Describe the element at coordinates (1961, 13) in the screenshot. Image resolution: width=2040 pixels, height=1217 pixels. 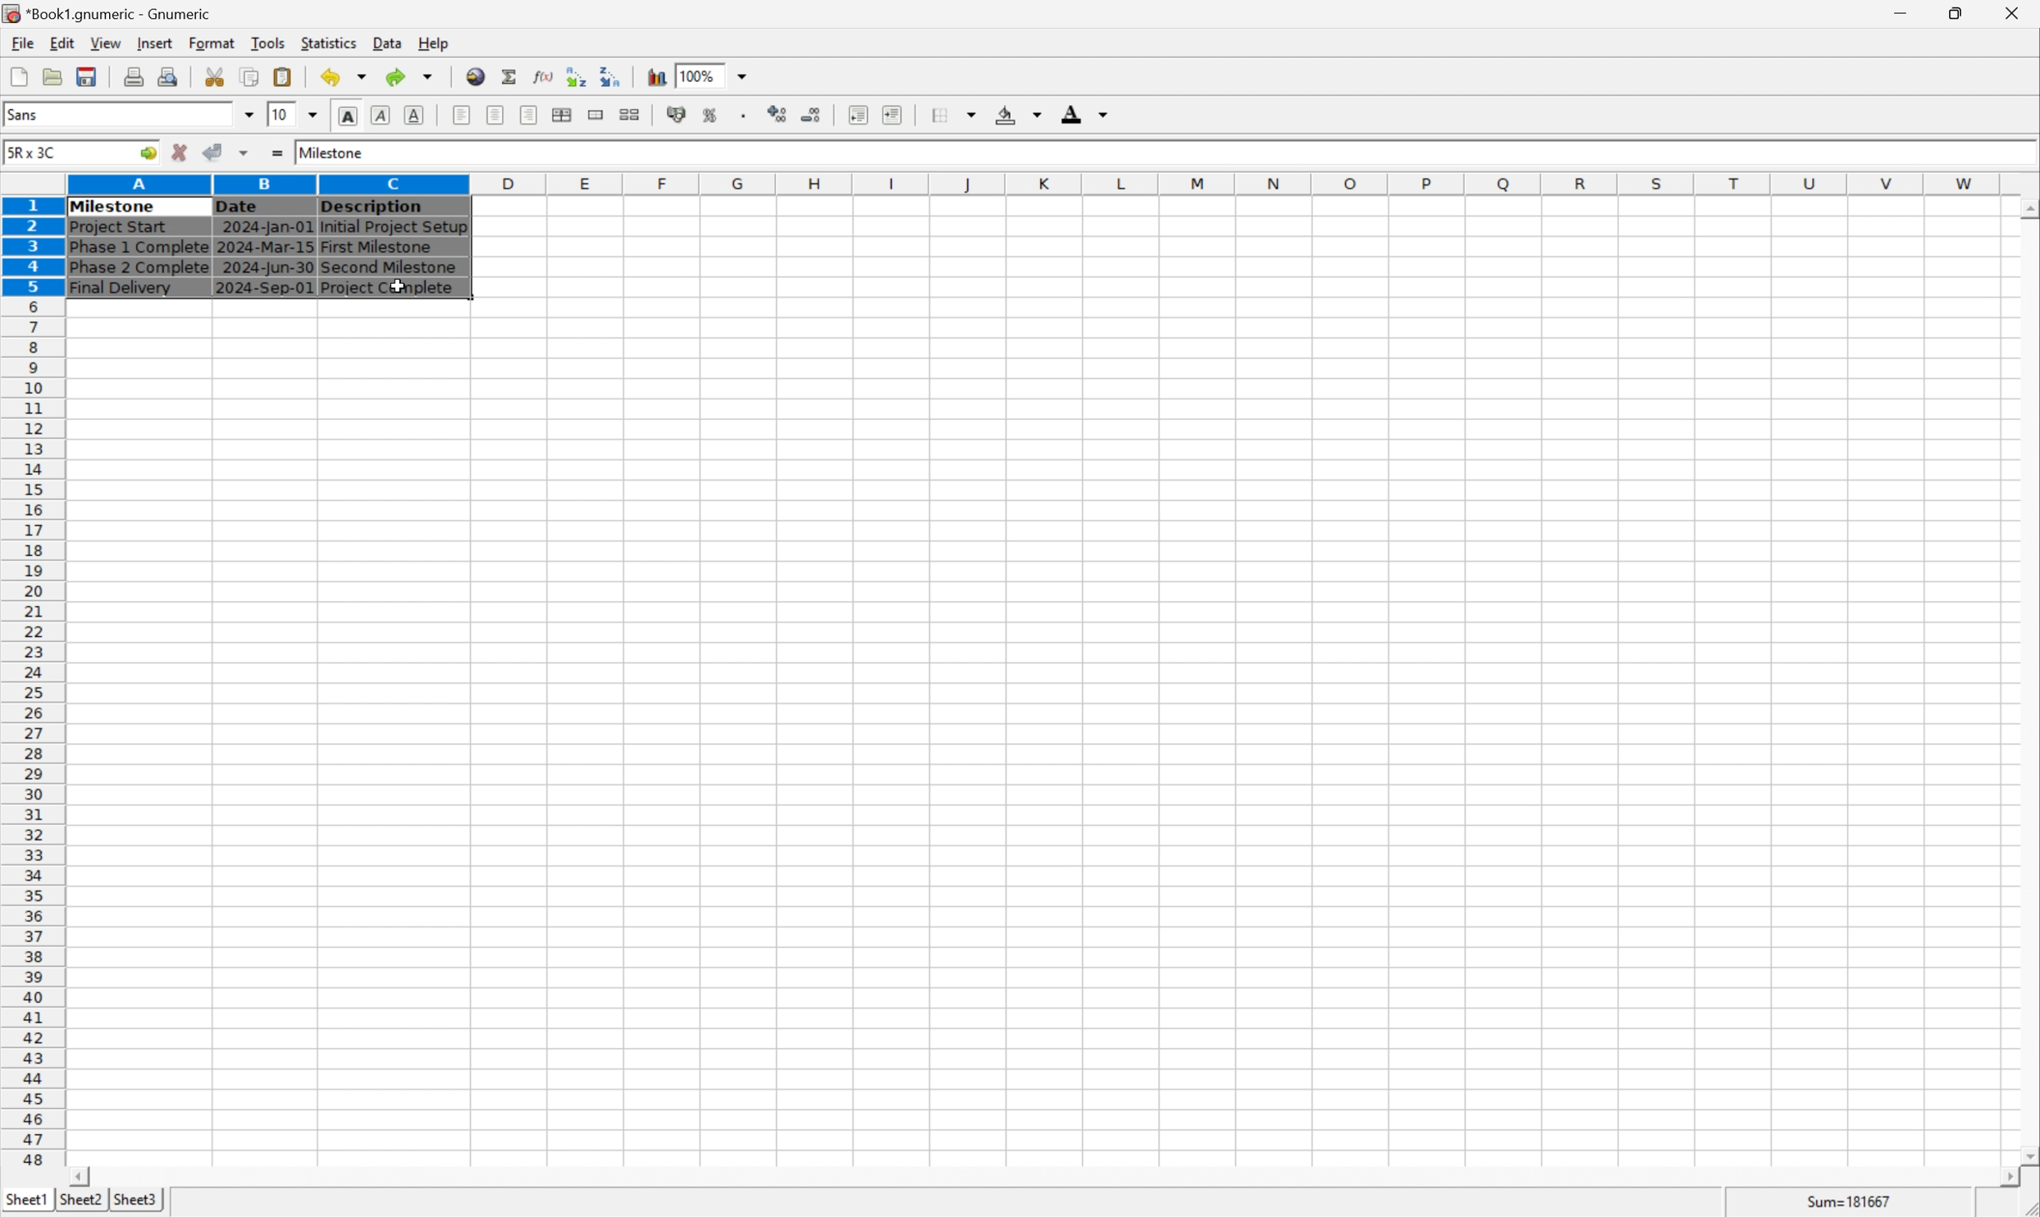
I see `restore down` at that location.